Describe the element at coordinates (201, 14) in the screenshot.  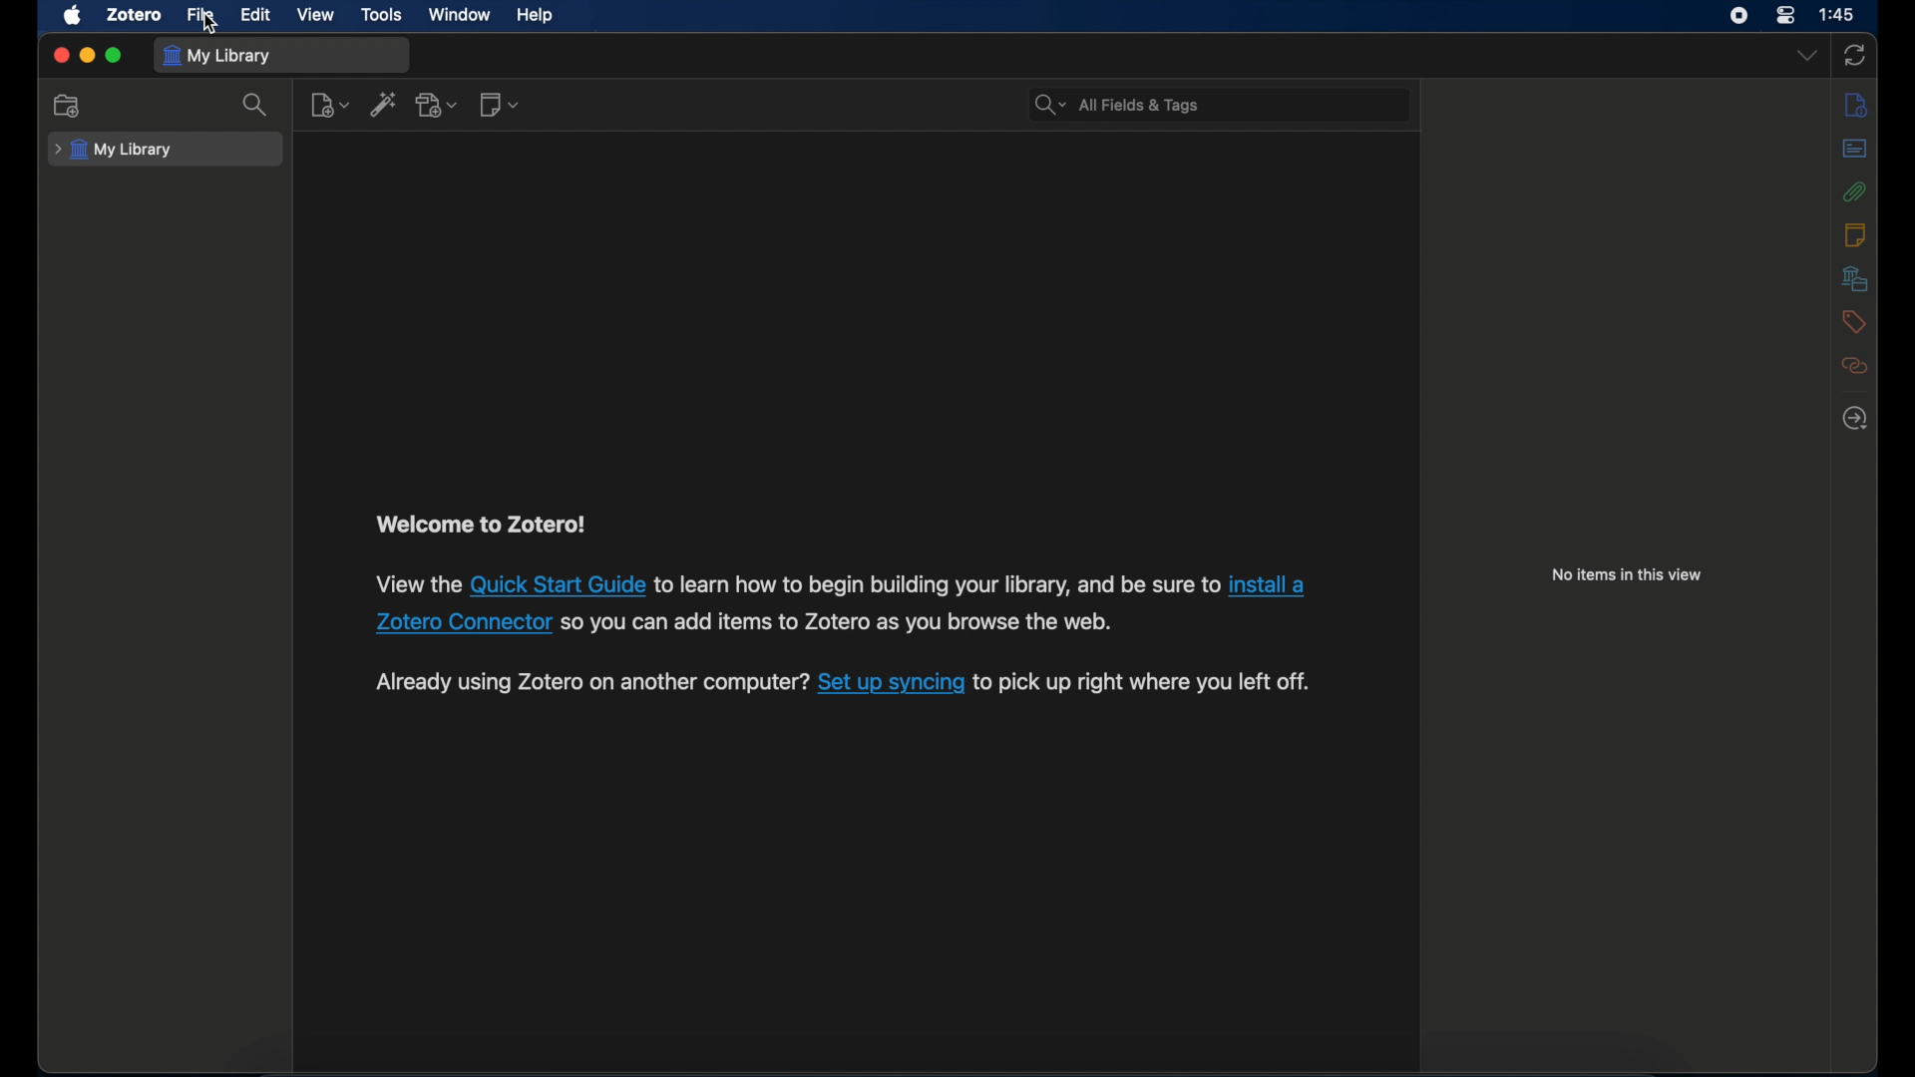
I see `file` at that location.